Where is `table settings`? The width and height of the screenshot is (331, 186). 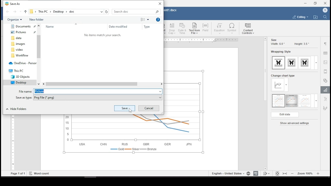
table settings is located at coordinates (325, 53).